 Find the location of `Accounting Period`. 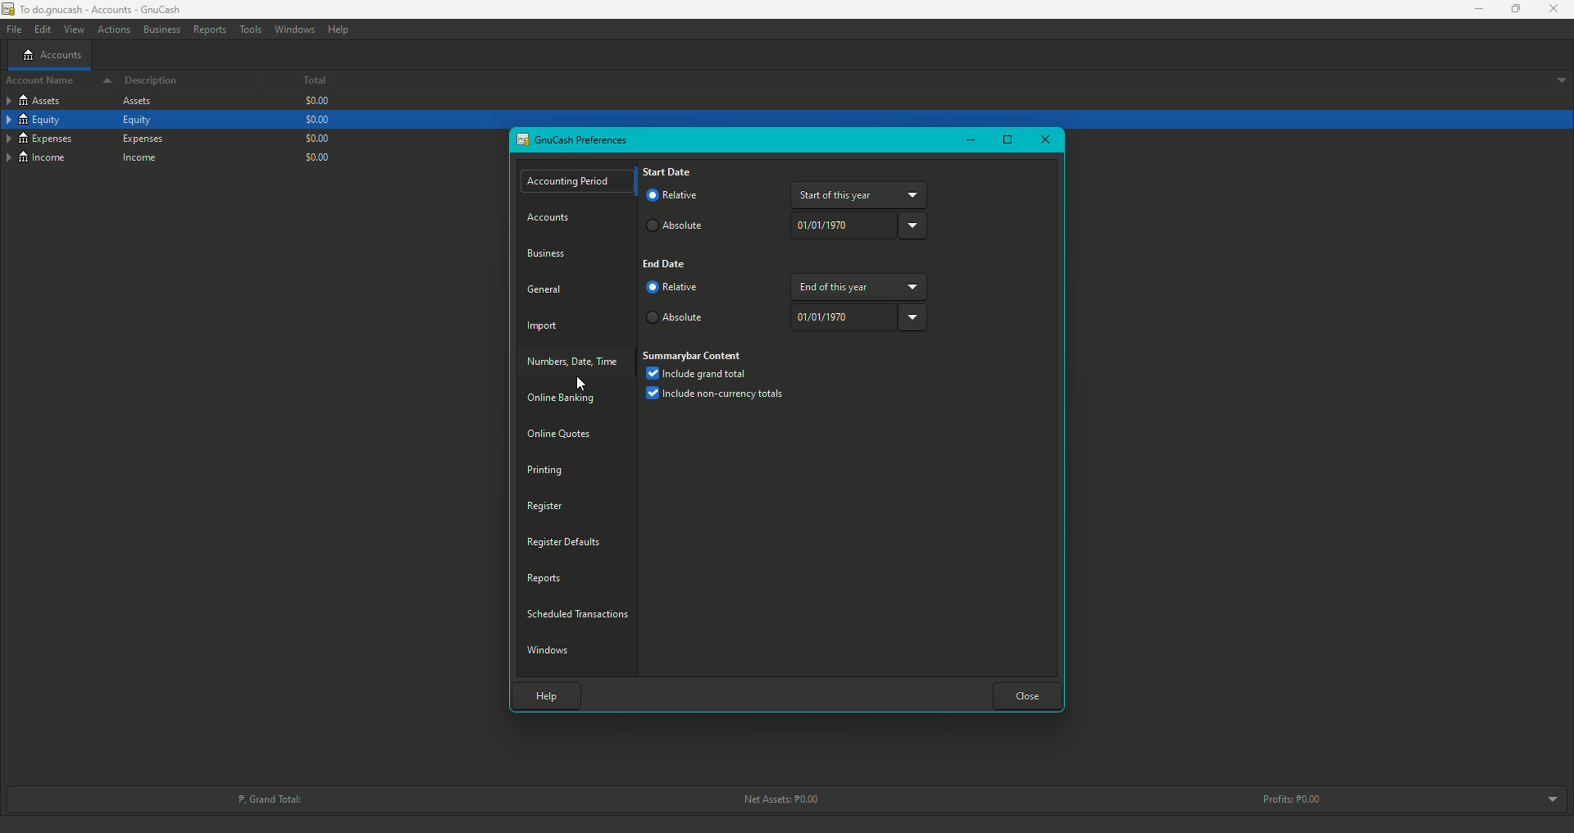

Accounting Period is located at coordinates (571, 182).